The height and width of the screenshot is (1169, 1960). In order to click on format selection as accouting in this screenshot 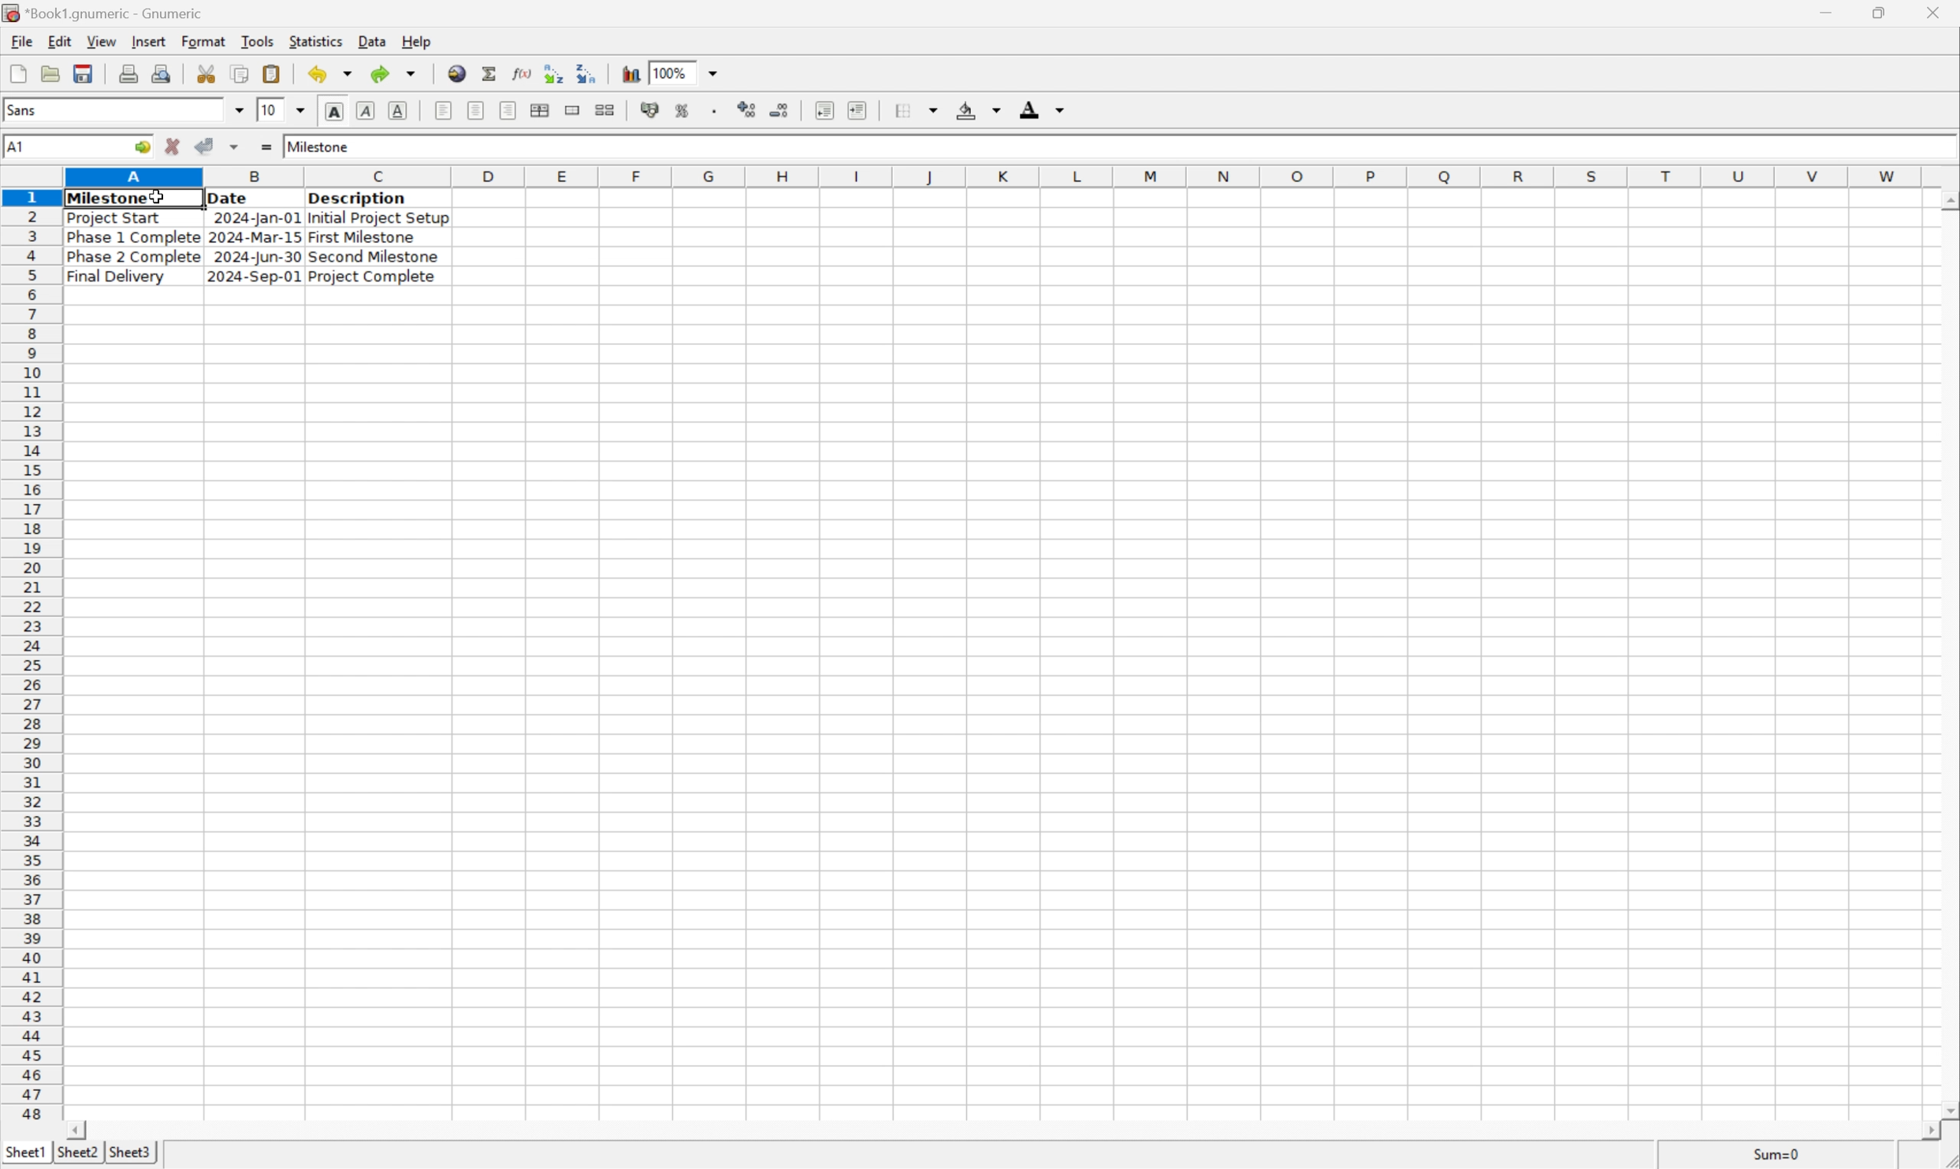, I will do `click(652, 110)`.